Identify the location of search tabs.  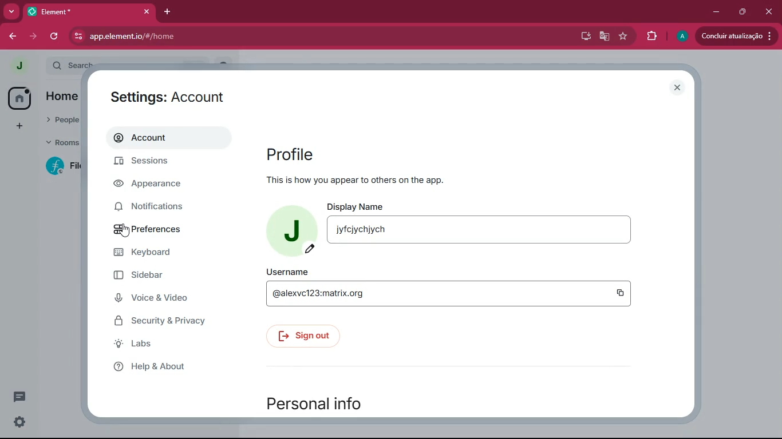
(11, 12).